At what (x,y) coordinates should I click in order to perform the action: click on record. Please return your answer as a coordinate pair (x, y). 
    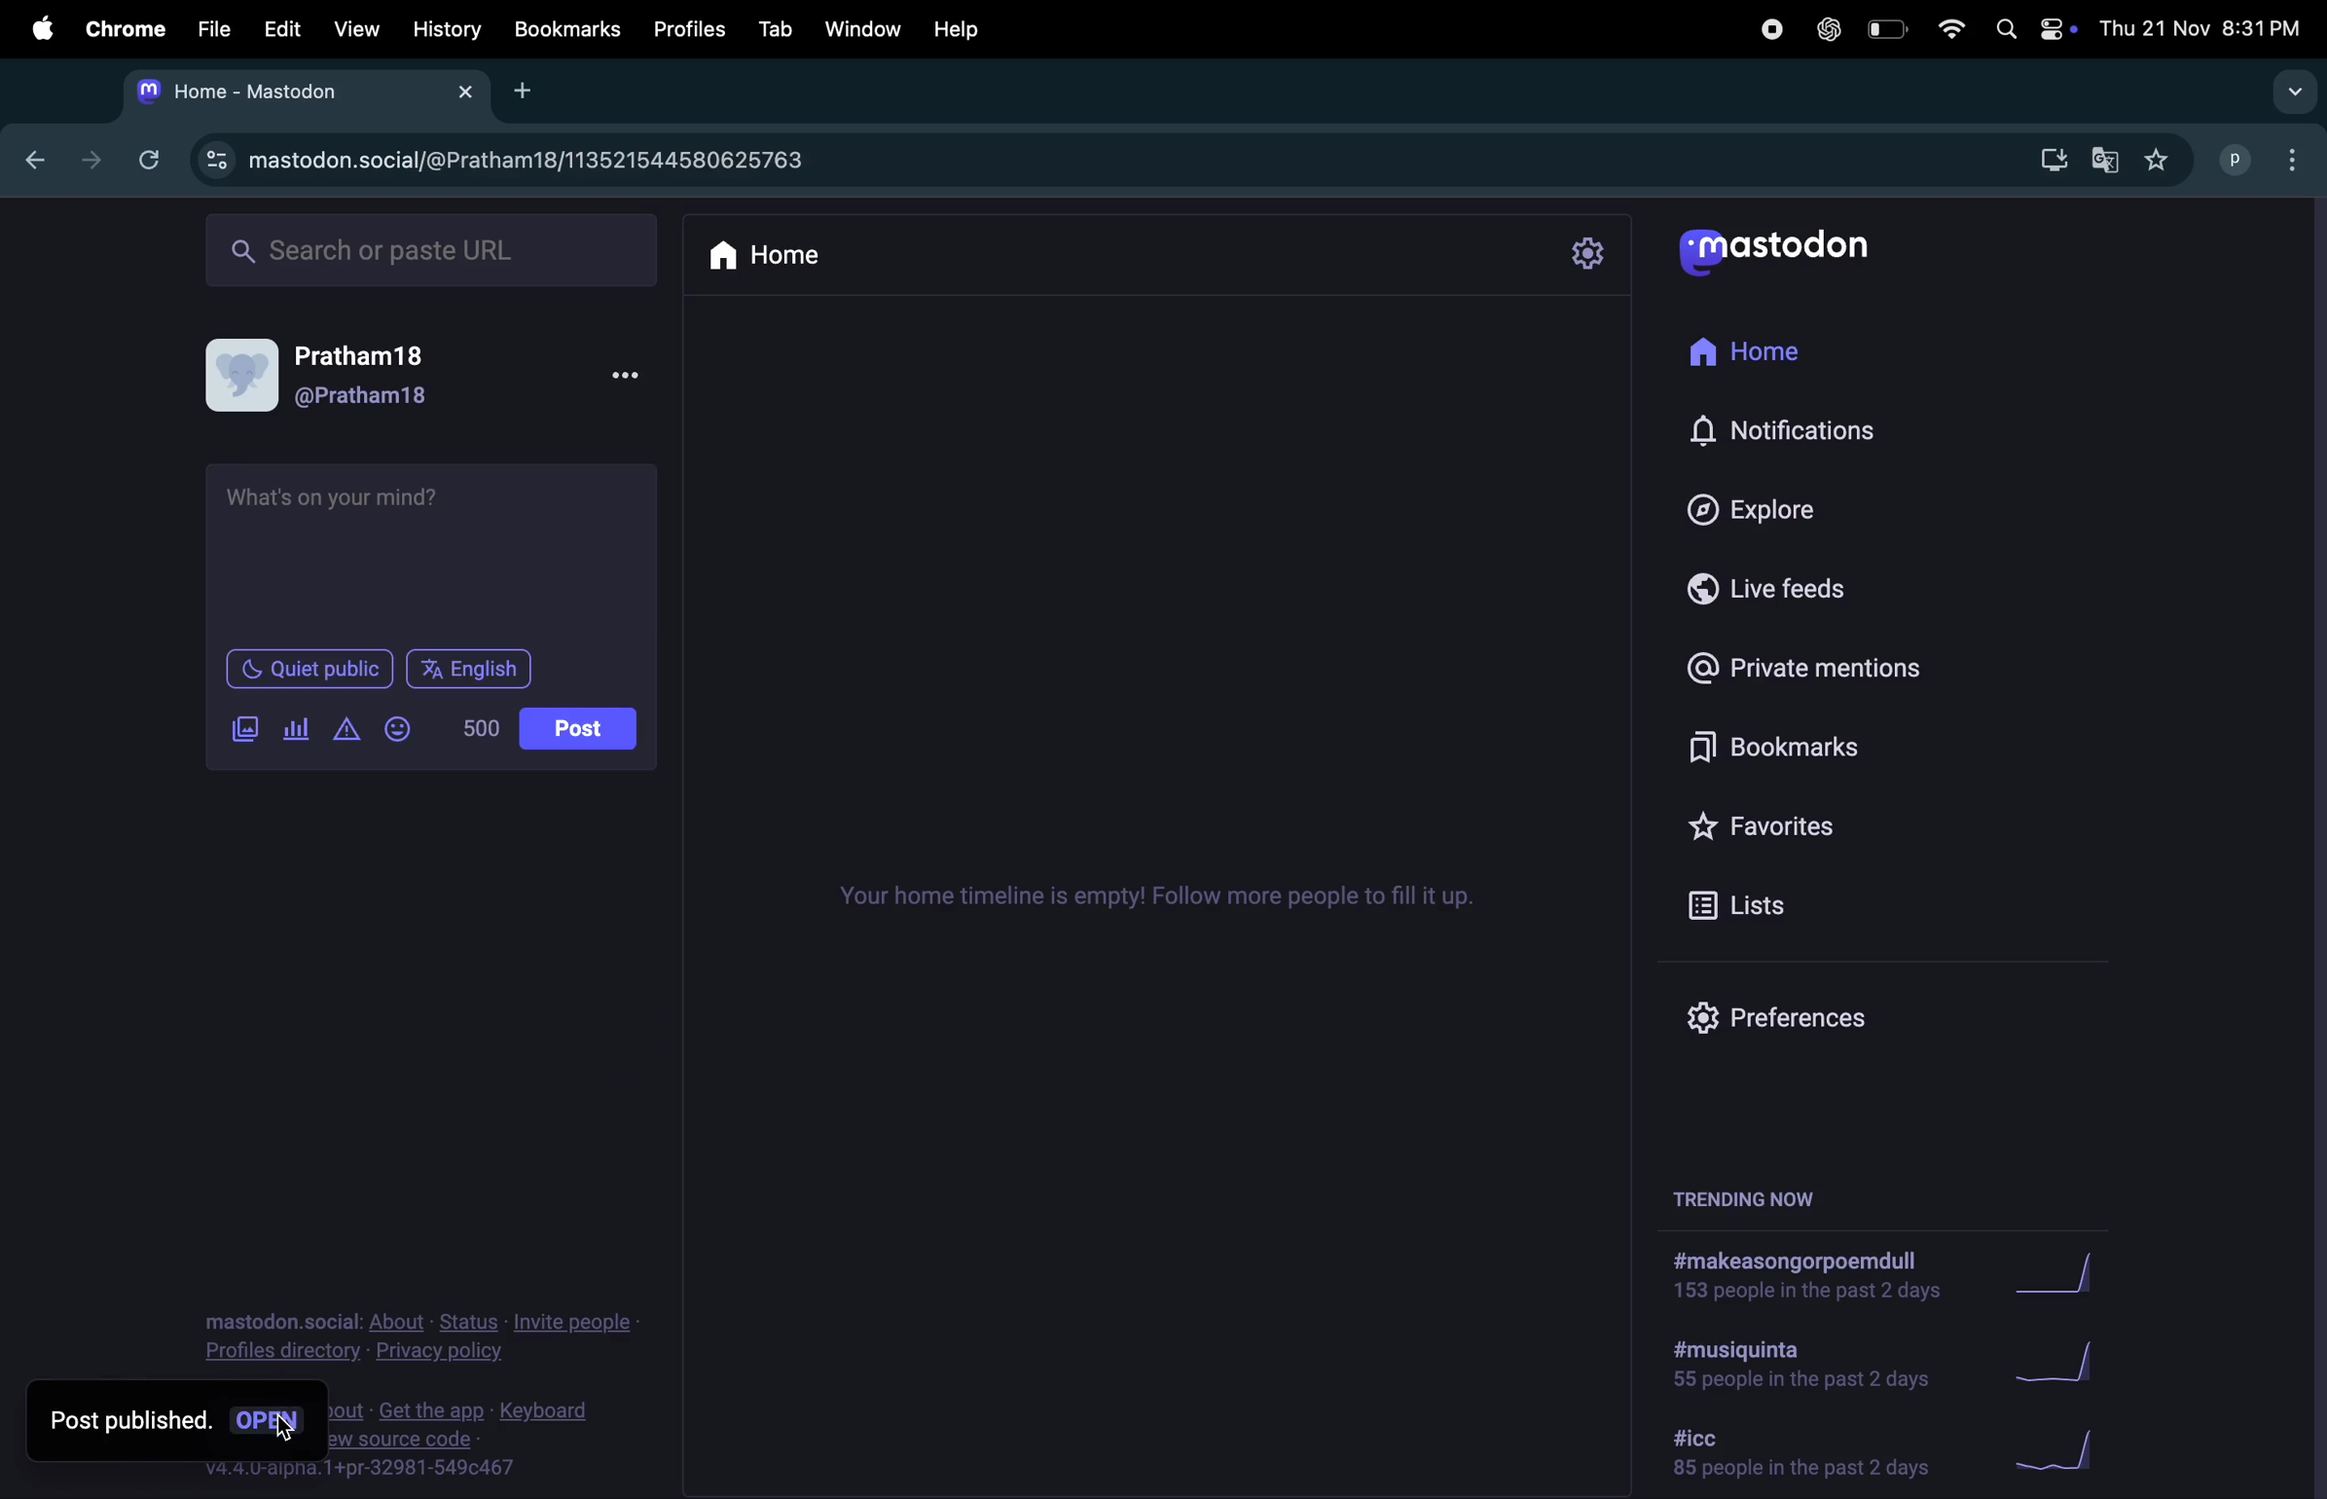
    Looking at the image, I should click on (1763, 26).